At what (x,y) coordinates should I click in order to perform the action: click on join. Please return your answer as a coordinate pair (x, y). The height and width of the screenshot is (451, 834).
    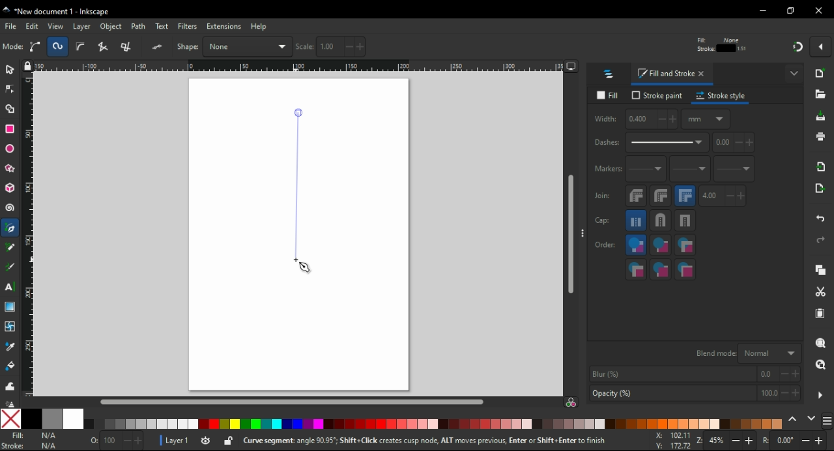
    Looking at the image, I should click on (602, 196).